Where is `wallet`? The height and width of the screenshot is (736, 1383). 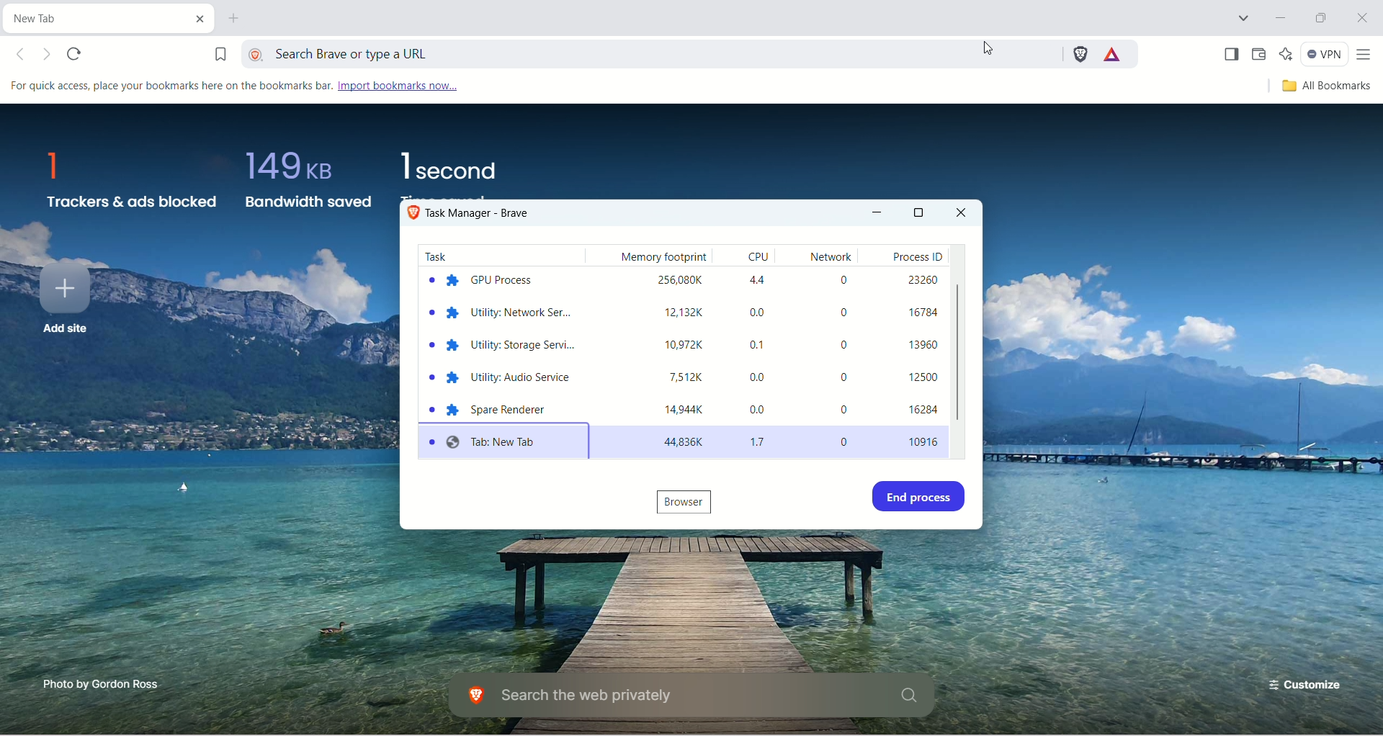 wallet is located at coordinates (1263, 55).